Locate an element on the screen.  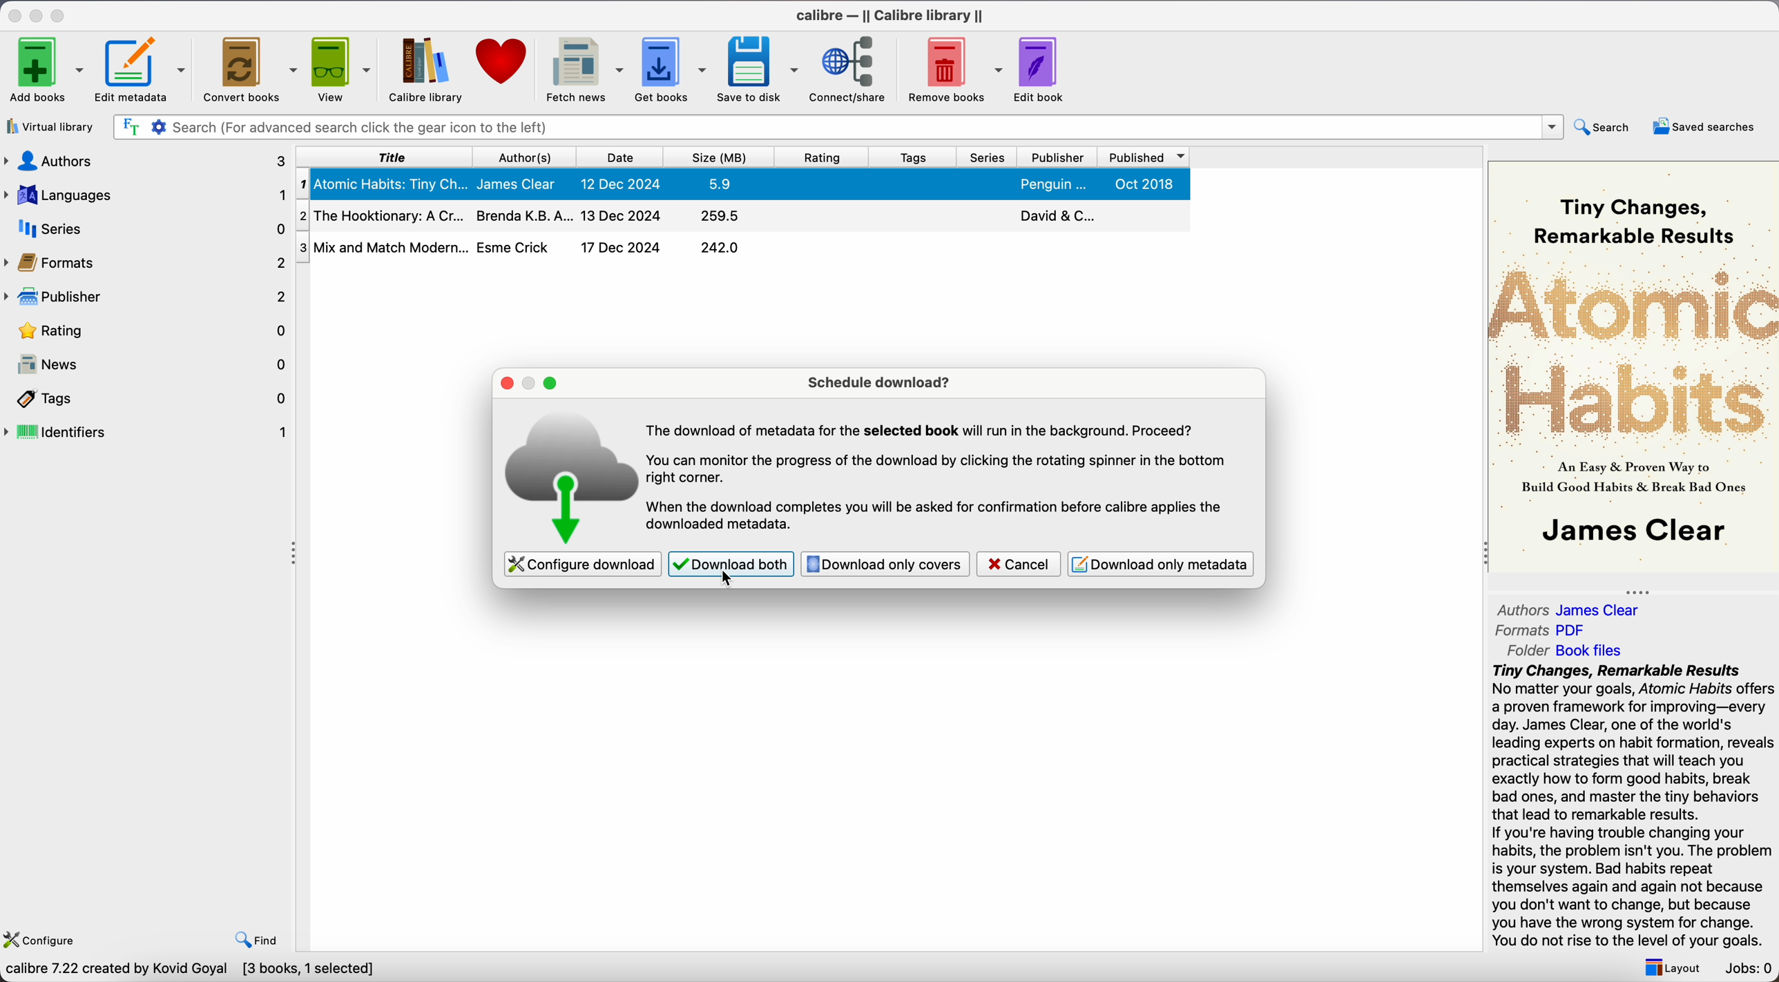
calibre library is located at coordinates (423, 69).